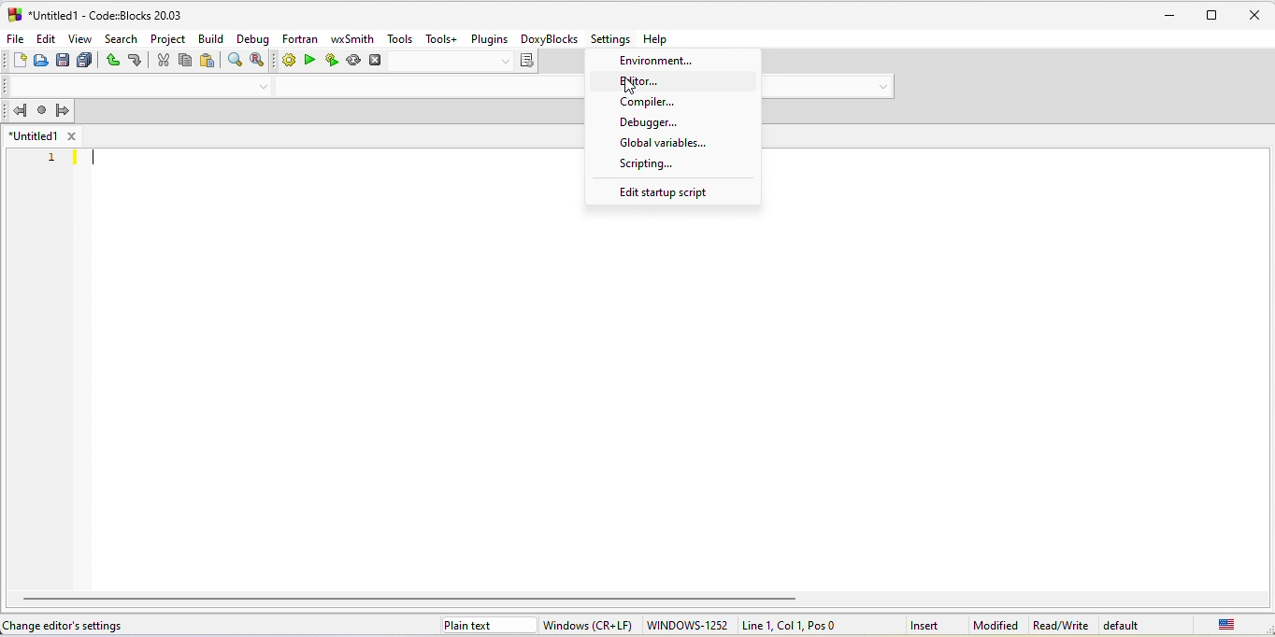 This screenshot has width=1275, height=637. What do you see at coordinates (666, 60) in the screenshot?
I see `environment` at bounding box center [666, 60].